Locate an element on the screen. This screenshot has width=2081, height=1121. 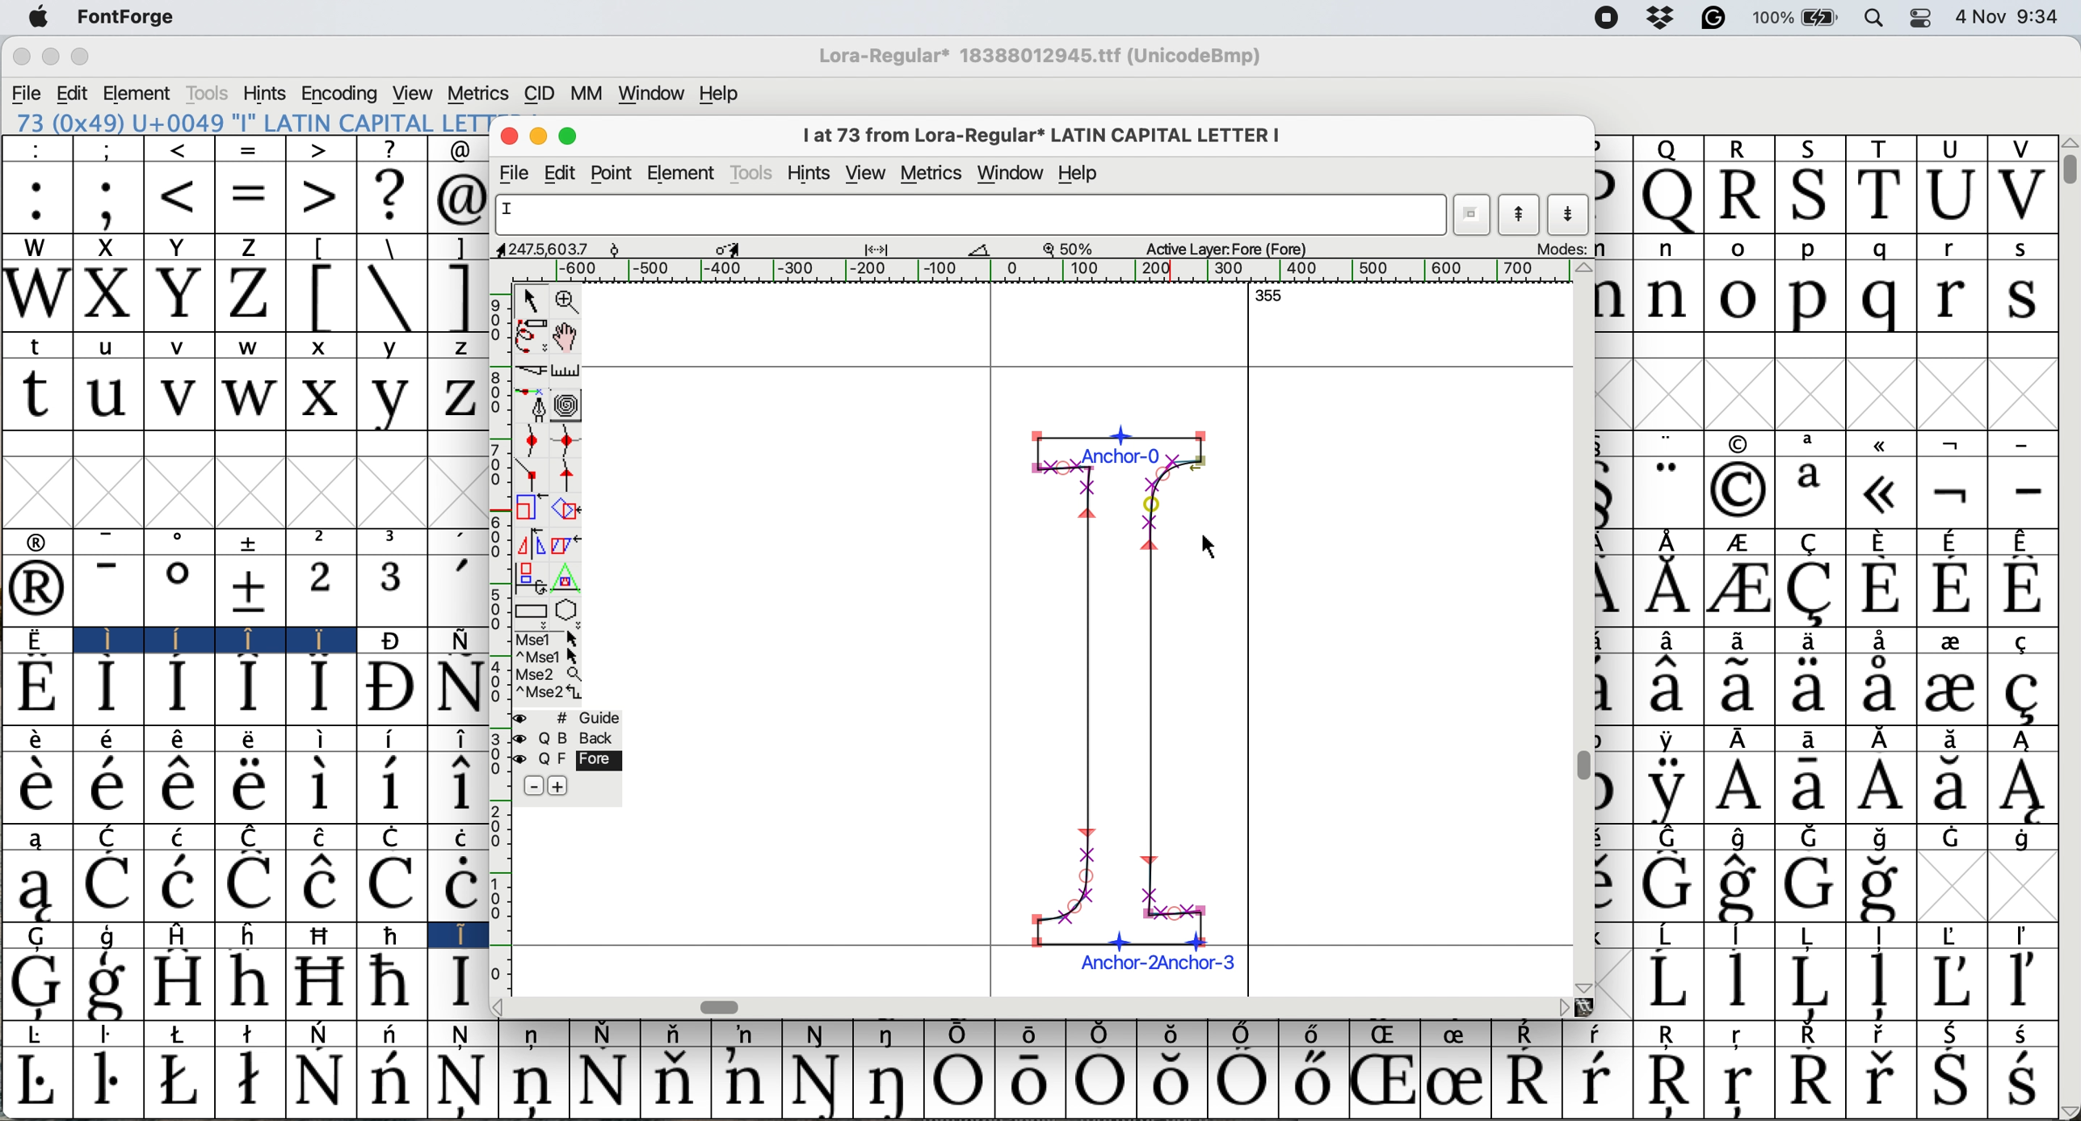
Symbol is located at coordinates (250, 1032).